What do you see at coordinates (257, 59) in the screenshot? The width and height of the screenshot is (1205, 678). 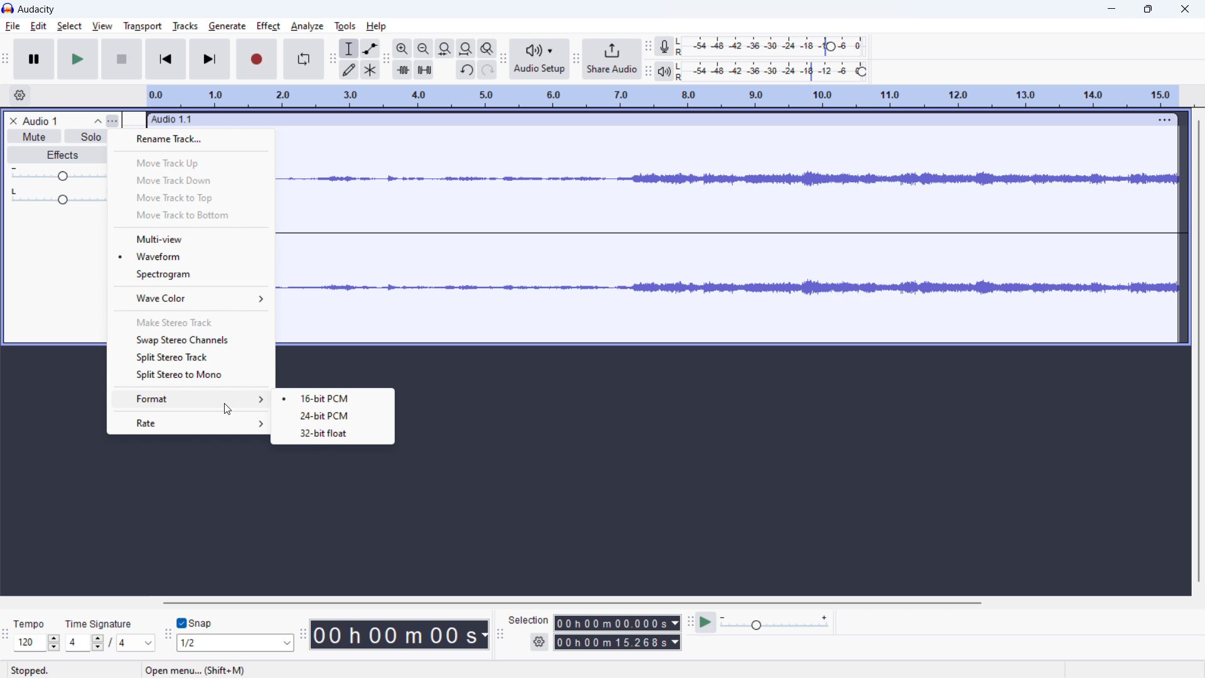 I see `record` at bounding box center [257, 59].